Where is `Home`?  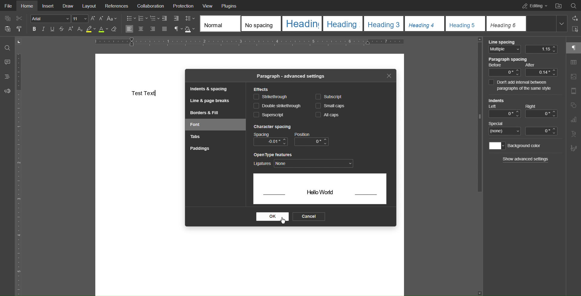 Home is located at coordinates (27, 6).